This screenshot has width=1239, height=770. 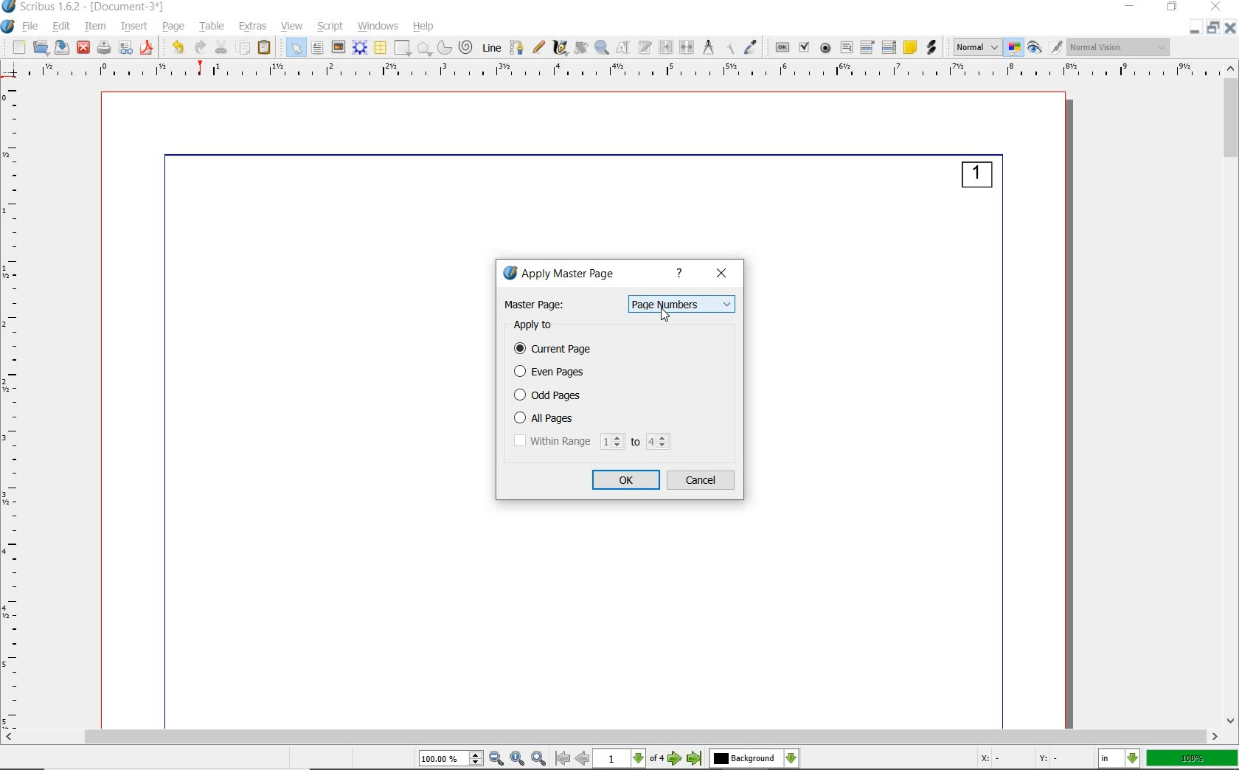 I want to click on restore, so click(x=1214, y=28).